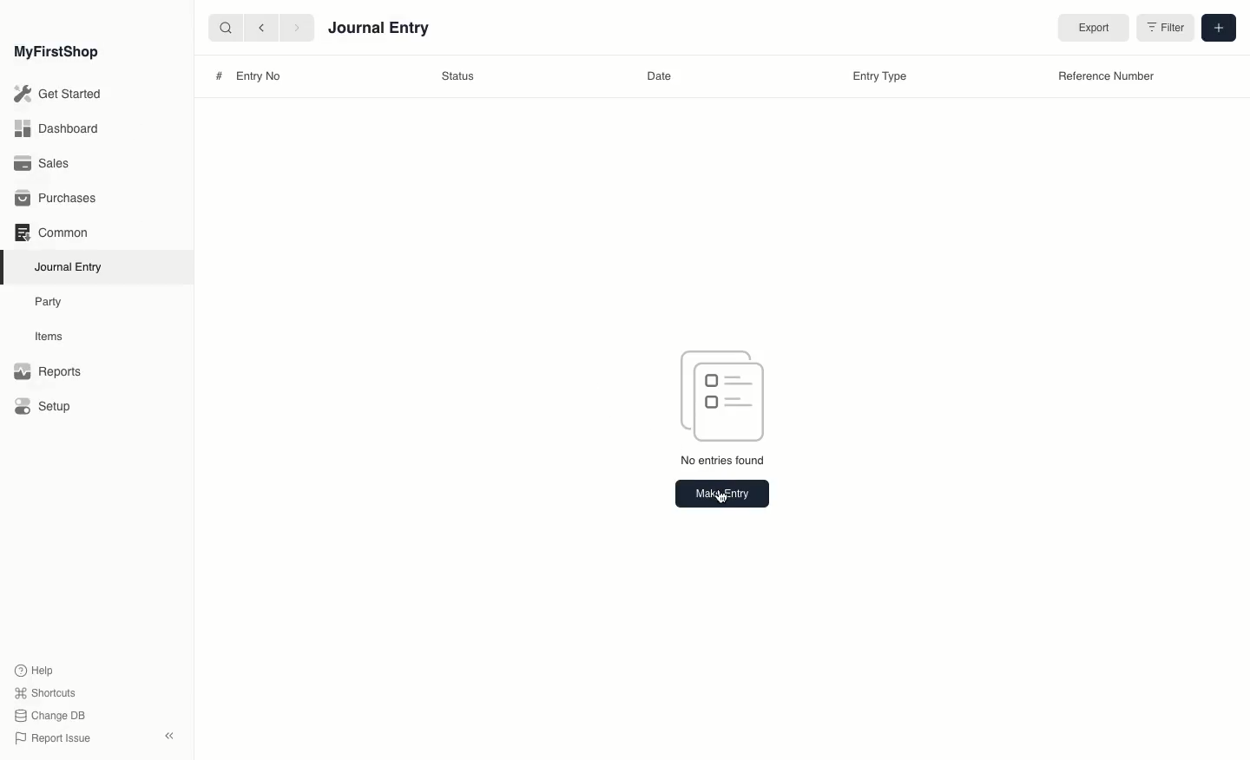 The image size is (1250, 760). What do you see at coordinates (293, 27) in the screenshot?
I see `forward >` at bounding box center [293, 27].